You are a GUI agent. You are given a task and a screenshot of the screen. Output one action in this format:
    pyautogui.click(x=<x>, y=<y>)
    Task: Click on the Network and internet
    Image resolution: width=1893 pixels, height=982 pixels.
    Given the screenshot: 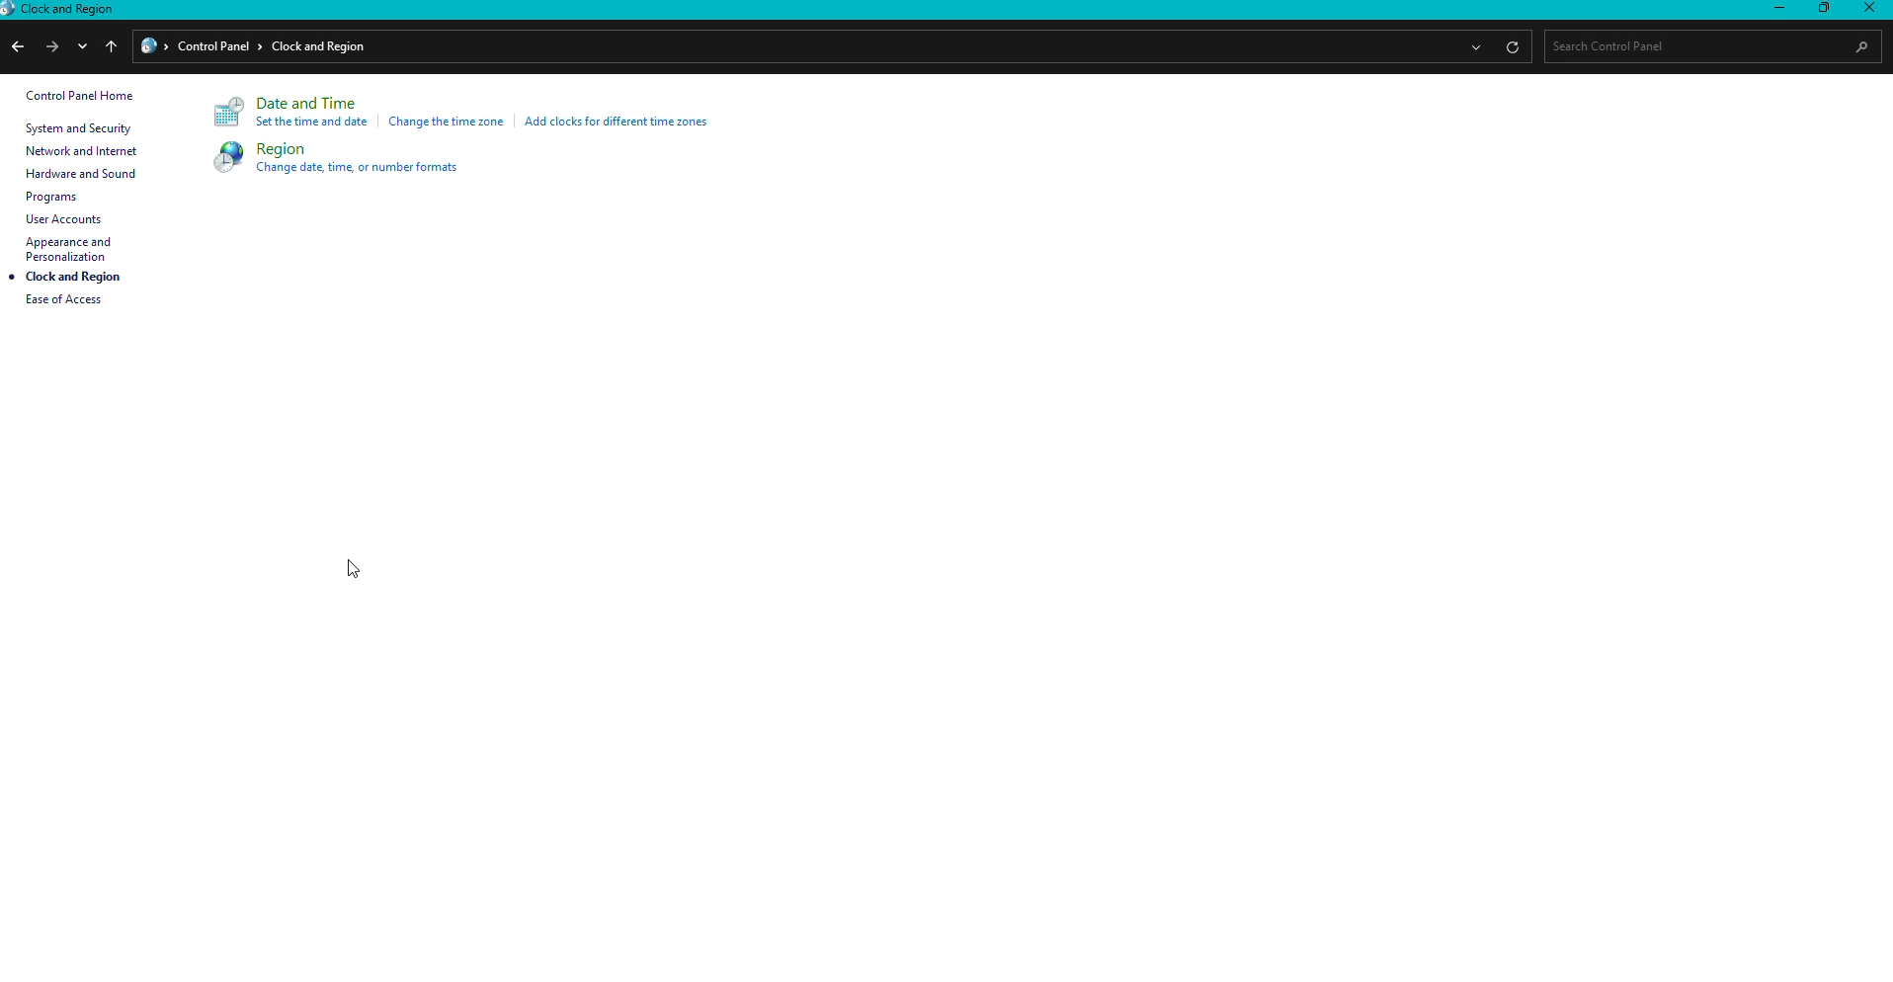 What is the action you would take?
    pyautogui.click(x=82, y=154)
    